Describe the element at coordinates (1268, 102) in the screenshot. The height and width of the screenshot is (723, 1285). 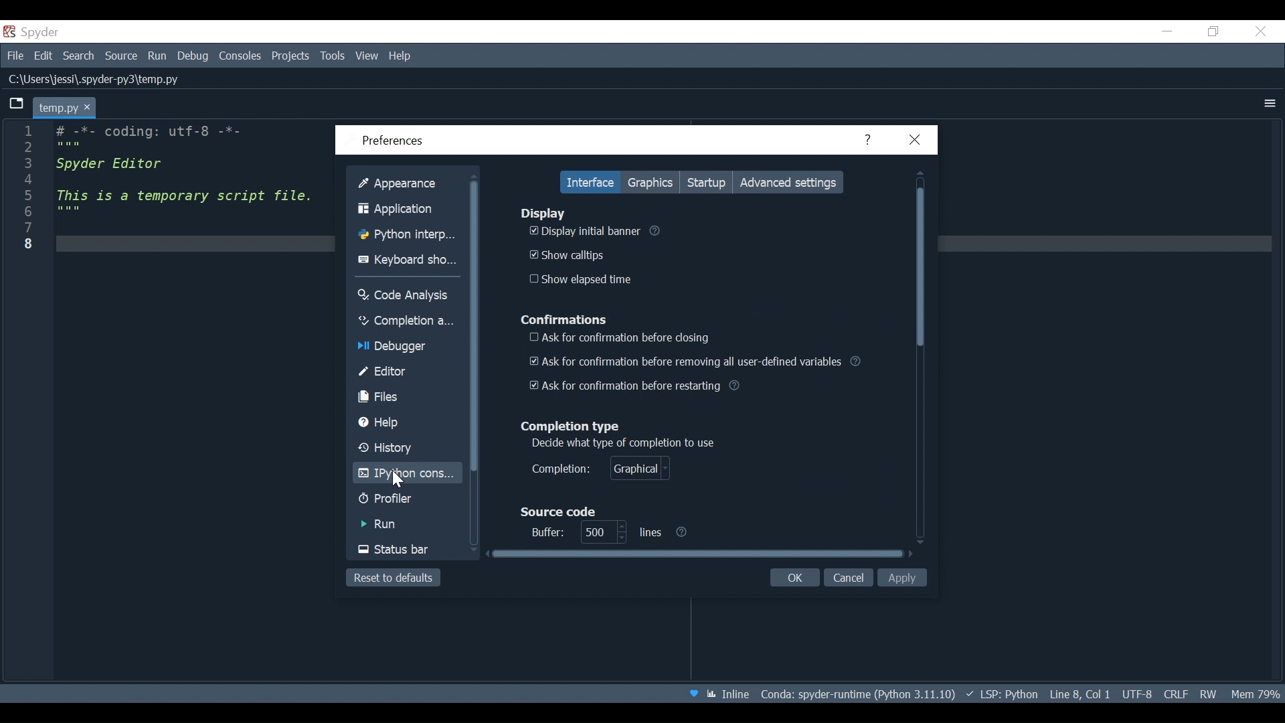
I see `` at that location.